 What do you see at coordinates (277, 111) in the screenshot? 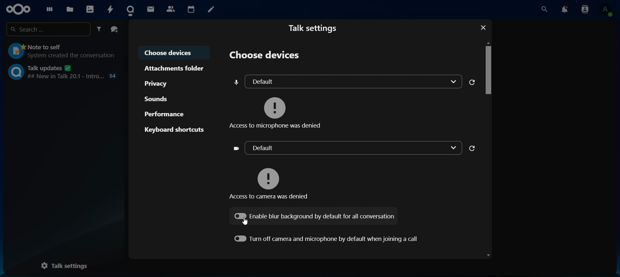
I see `access to microphone was denied` at bounding box center [277, 111].